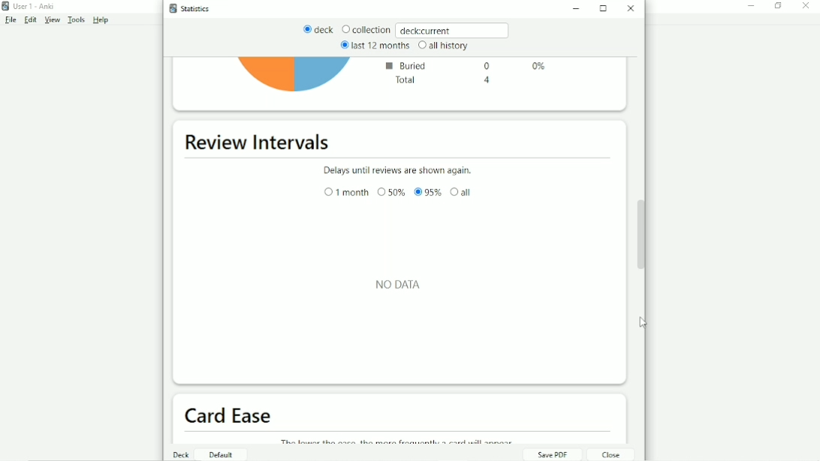 Image resolution: width=820 pixels, height=461 pixels. What do you see at coordinates (808, 6) in the screenshot?
I see `Close` at bounding box center [808, 6].